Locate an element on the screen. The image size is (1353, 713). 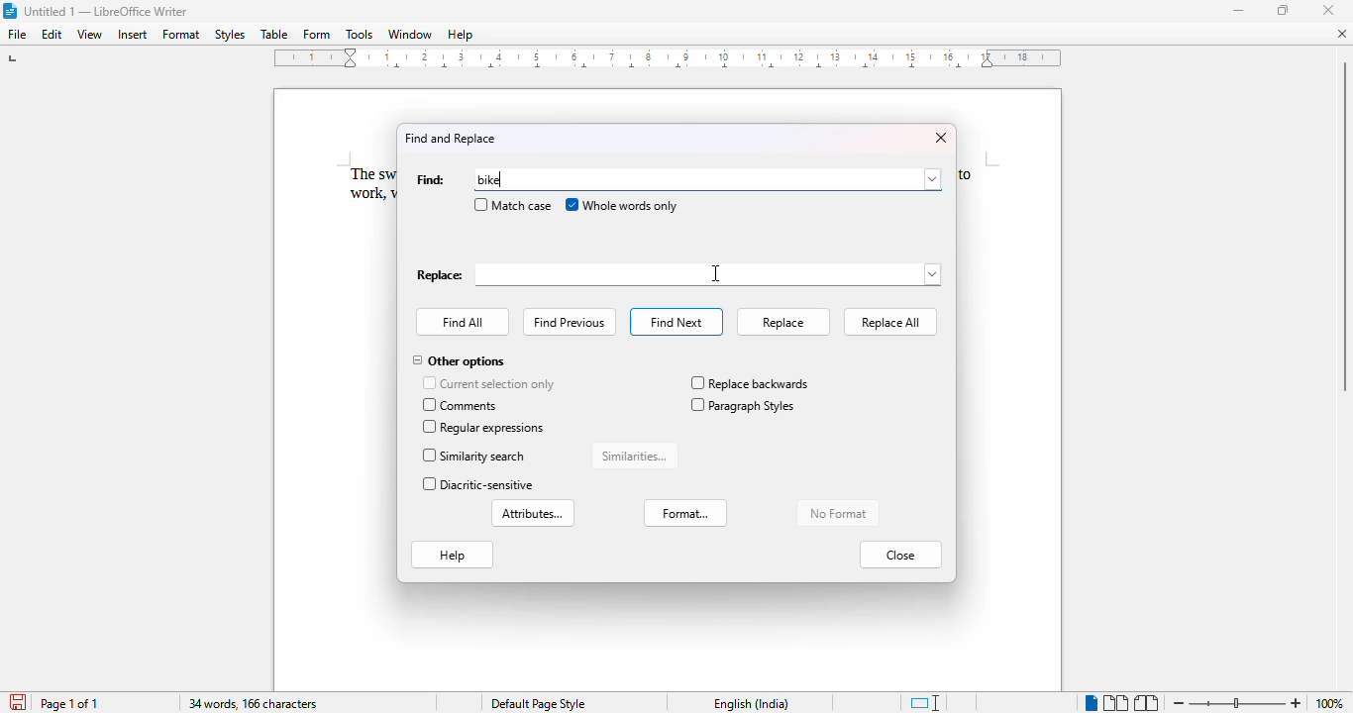
zoom out is located at coordinates (1177, 701).